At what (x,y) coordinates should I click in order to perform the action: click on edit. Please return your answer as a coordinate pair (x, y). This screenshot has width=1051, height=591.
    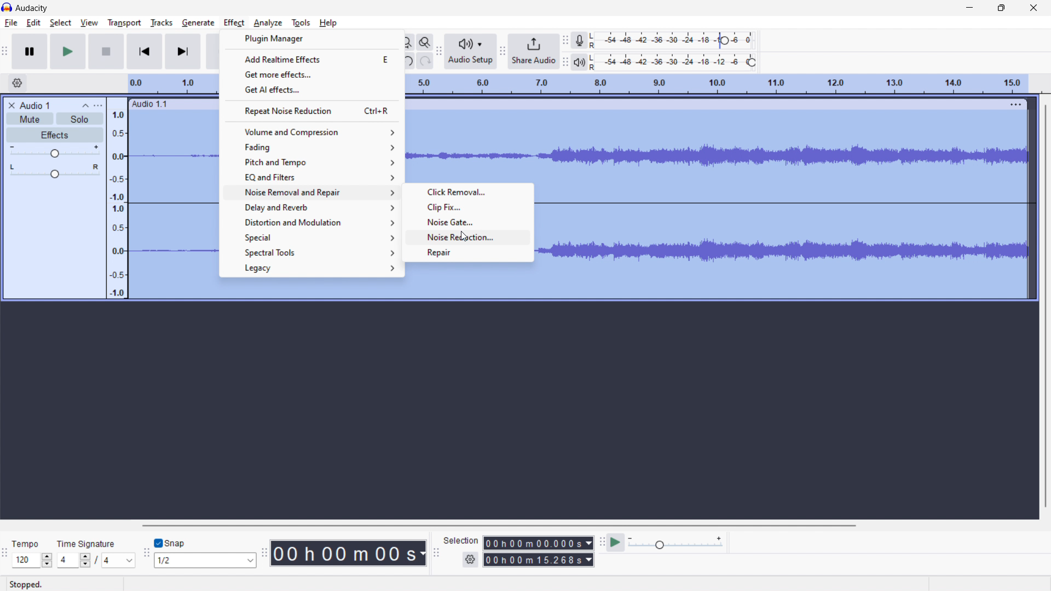
    Looking at the image, I should click on (34, 23).